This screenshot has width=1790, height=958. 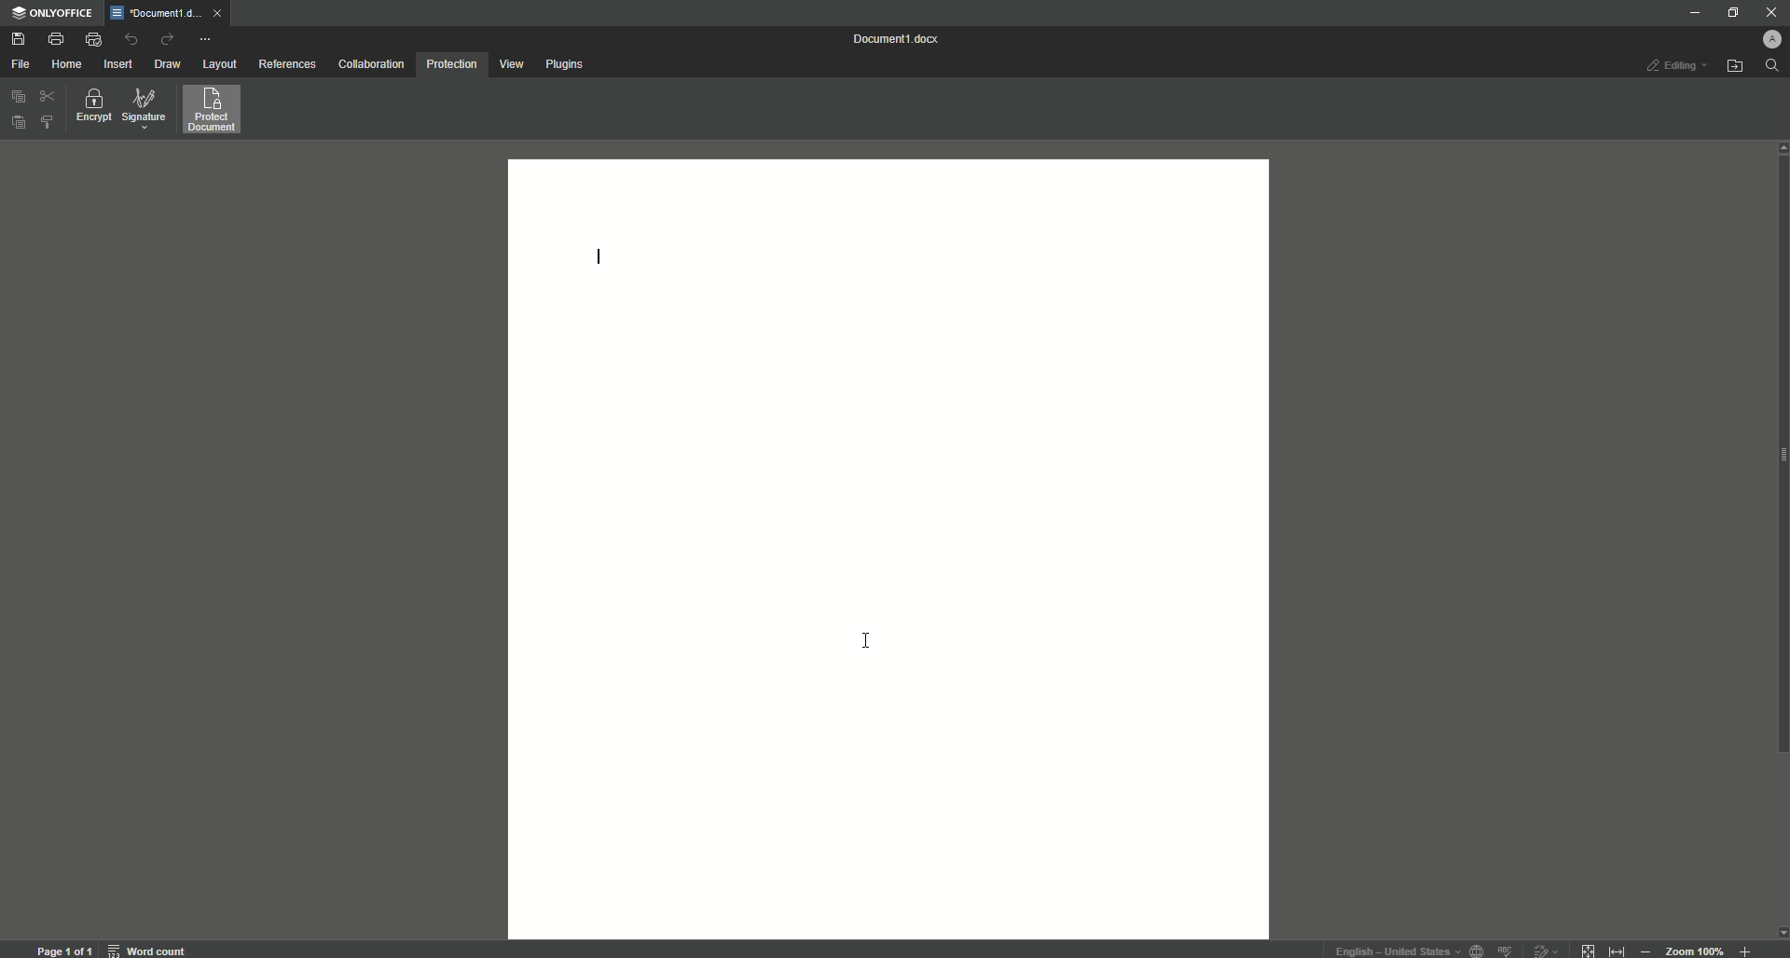 I want to click on Zoom out, so click(x=1645, y=948).